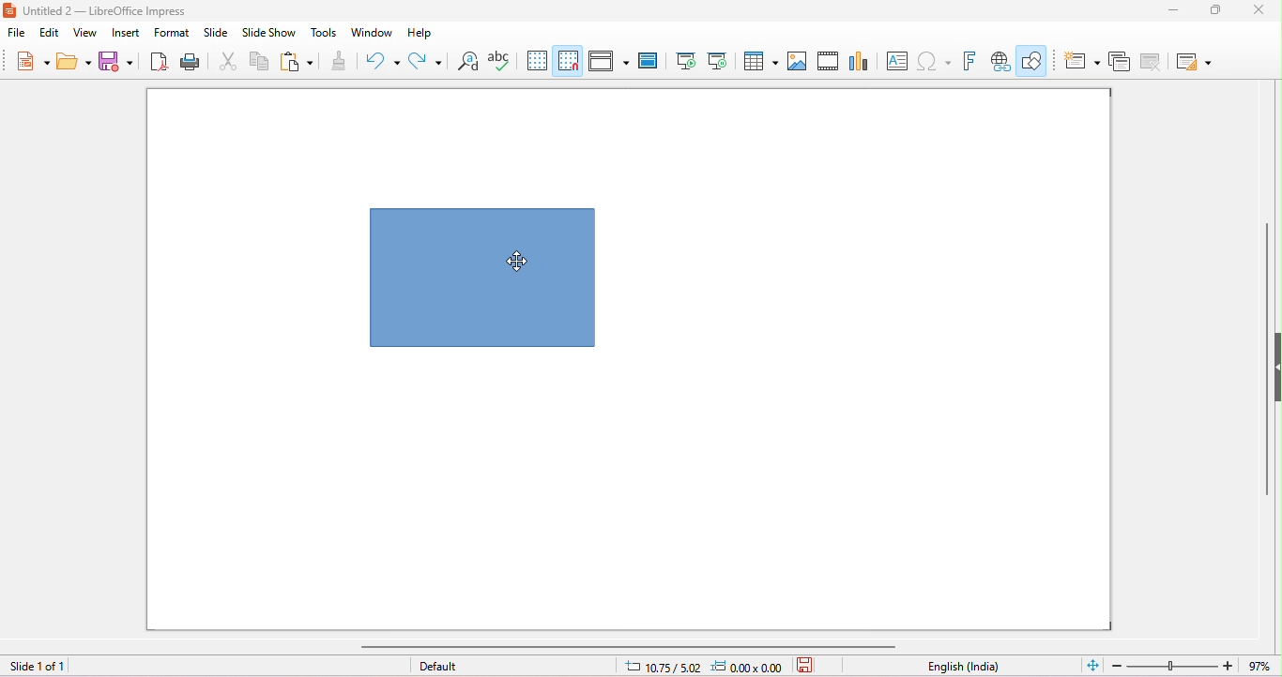 The height and width of the screenshot is (677, 1282). Describe the element at coordinates (969, 60) in the screenshot. I see `insert fontwork text` at that location.